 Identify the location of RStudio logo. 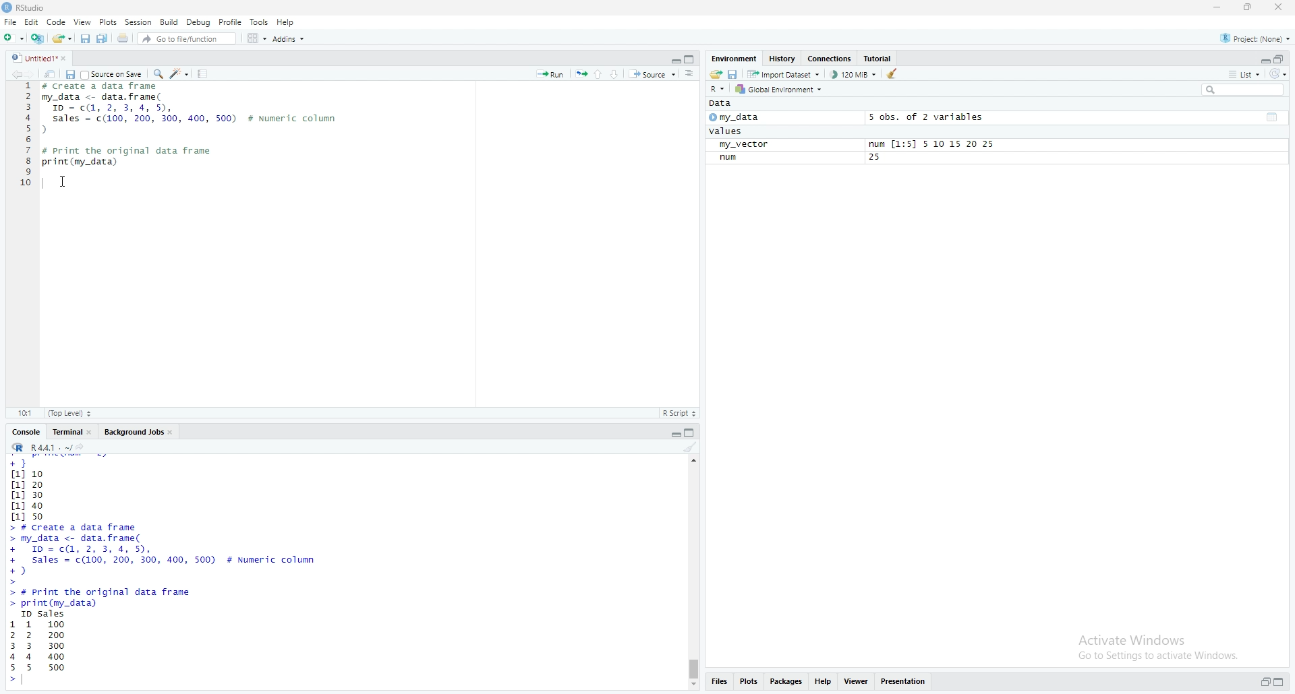
(8, 8).